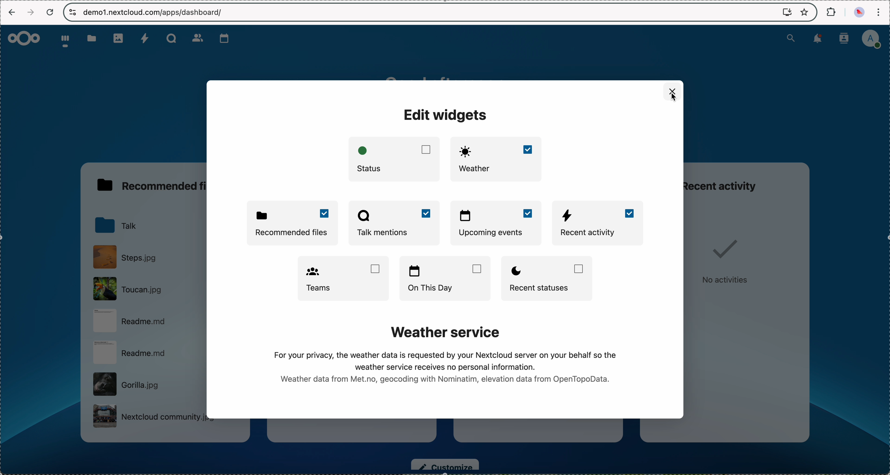  Describe the element at coordinates (830, 11) in the screenshot. I see `extensions` at that location.